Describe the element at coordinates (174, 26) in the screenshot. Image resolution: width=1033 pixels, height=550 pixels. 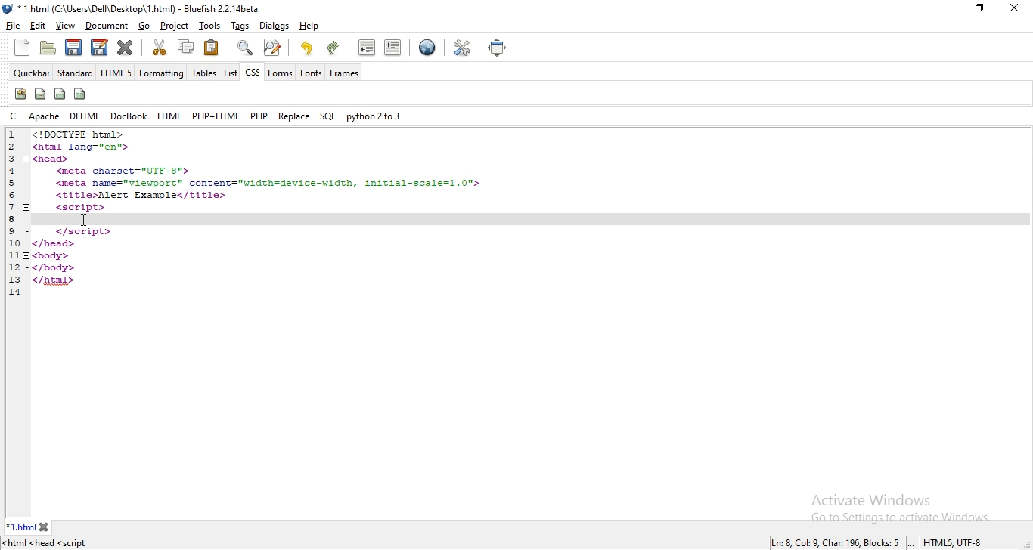
I see `project` at that location.